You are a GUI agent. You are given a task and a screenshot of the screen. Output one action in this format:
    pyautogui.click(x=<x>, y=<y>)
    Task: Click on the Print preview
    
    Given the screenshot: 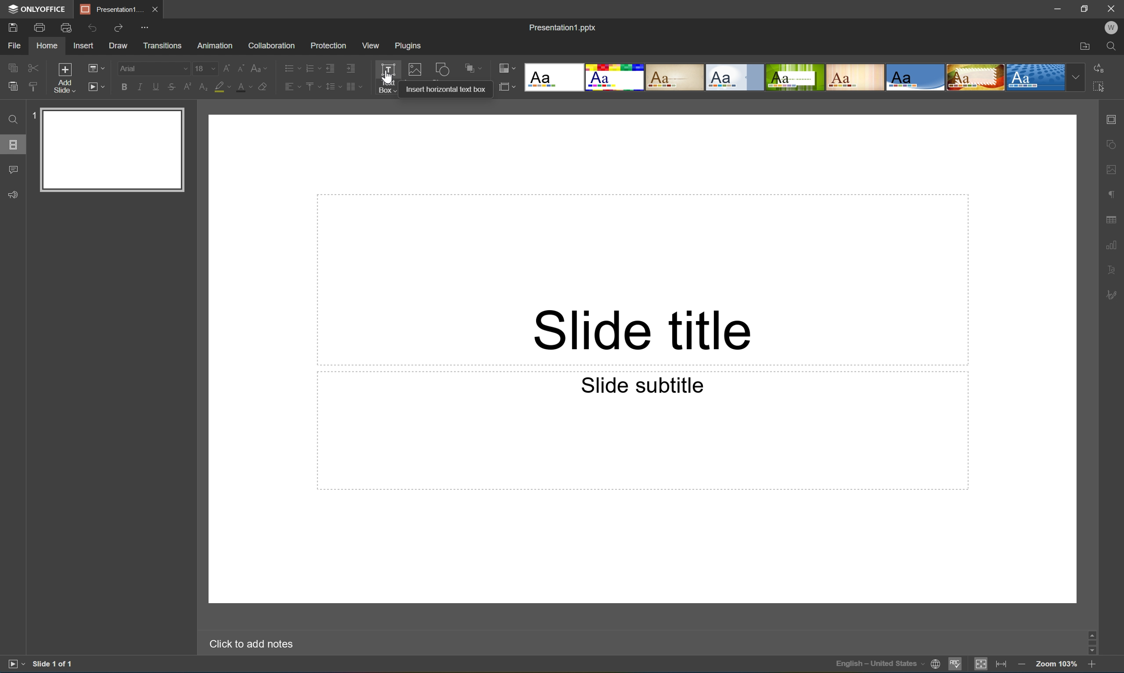 What is the action you would take?
    pyautogui.click(x=66, y=28)
    